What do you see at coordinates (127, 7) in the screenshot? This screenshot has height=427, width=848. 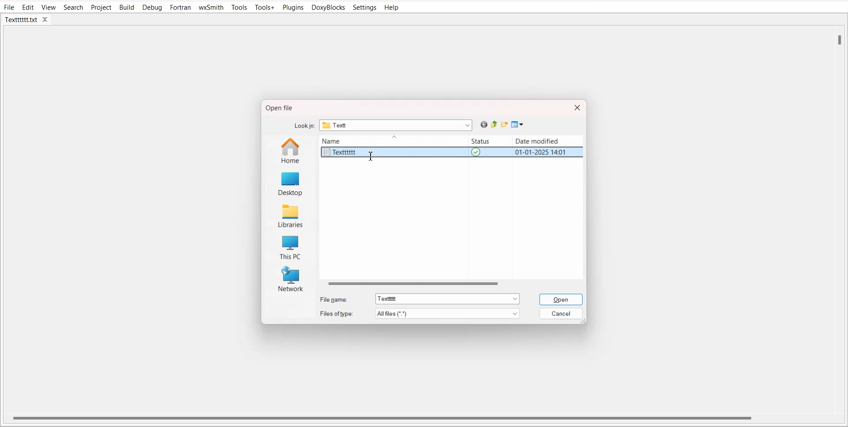 I see `Build` at bounding box center [127, 7].